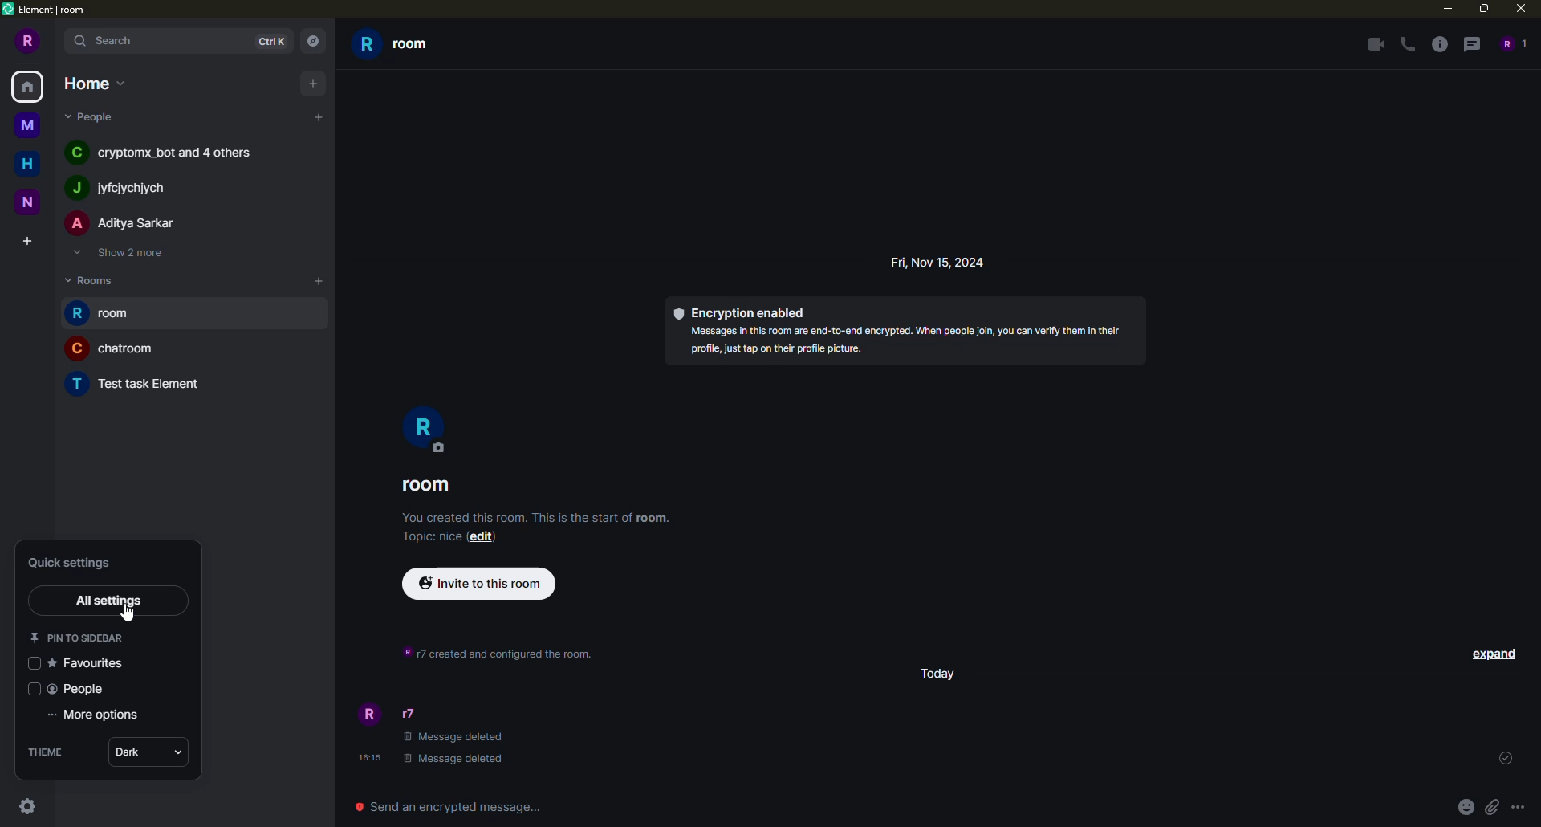 Image resolution: width=1541 pixels, height=827 pixels. Describe the element at coordinates (1494, 653) in the screenshot. I see `expand` at that location.